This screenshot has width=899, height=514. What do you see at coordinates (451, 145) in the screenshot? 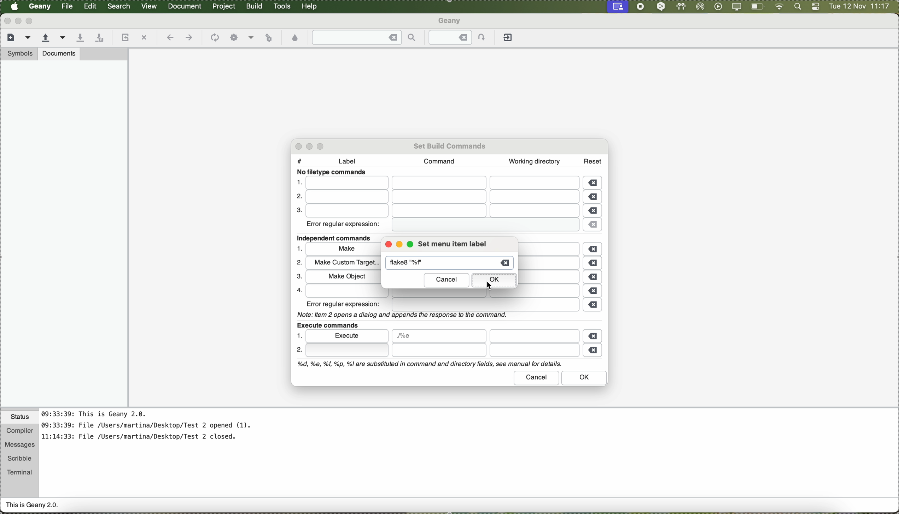
I see `set build commands` at bounding box center [451, 145].